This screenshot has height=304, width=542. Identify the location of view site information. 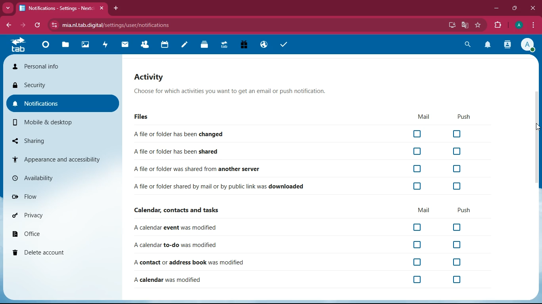
(53, 26).